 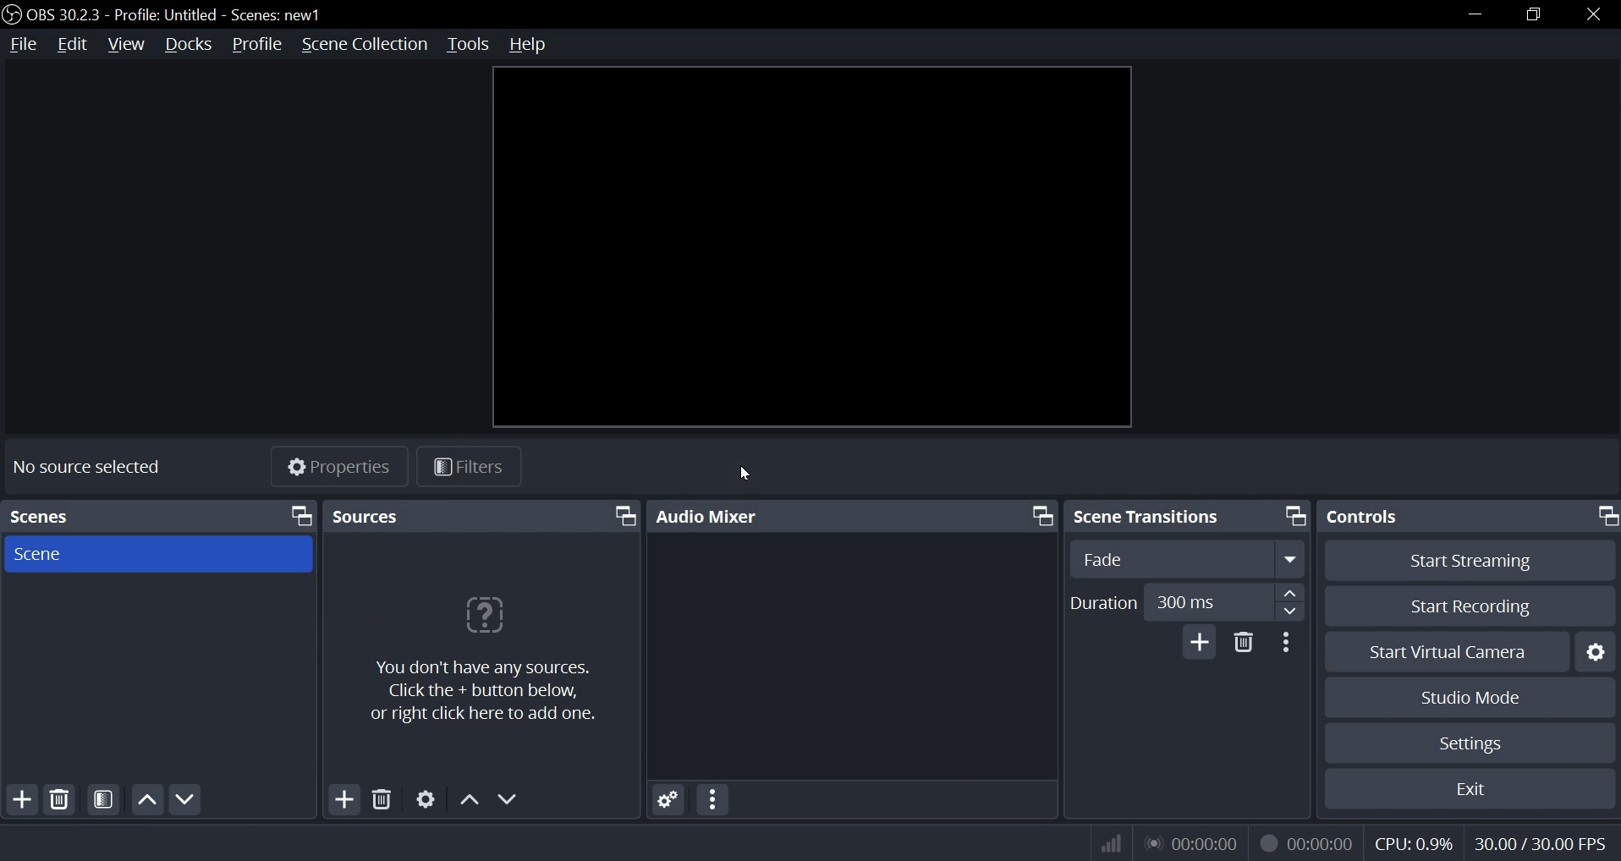 What do you see at coordinates (1104, 558) in the screenshot?
I see `fade` at bounding box center [1104, 558].